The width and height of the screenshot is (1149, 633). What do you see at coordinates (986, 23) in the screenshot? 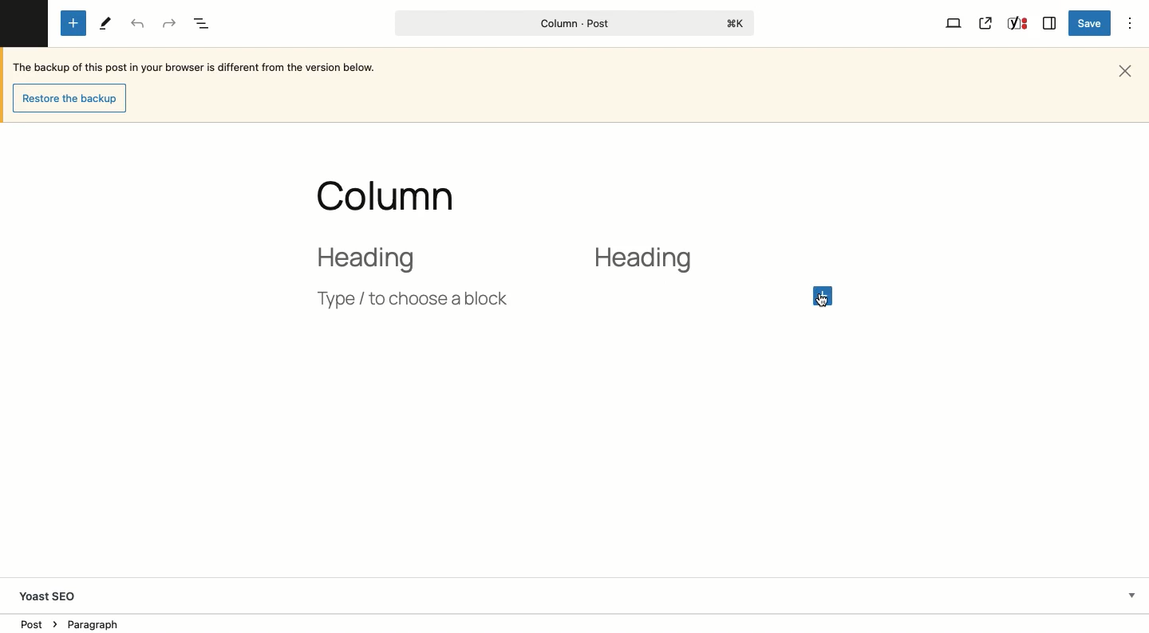
I see `View post` at bounding box center [986, 23].